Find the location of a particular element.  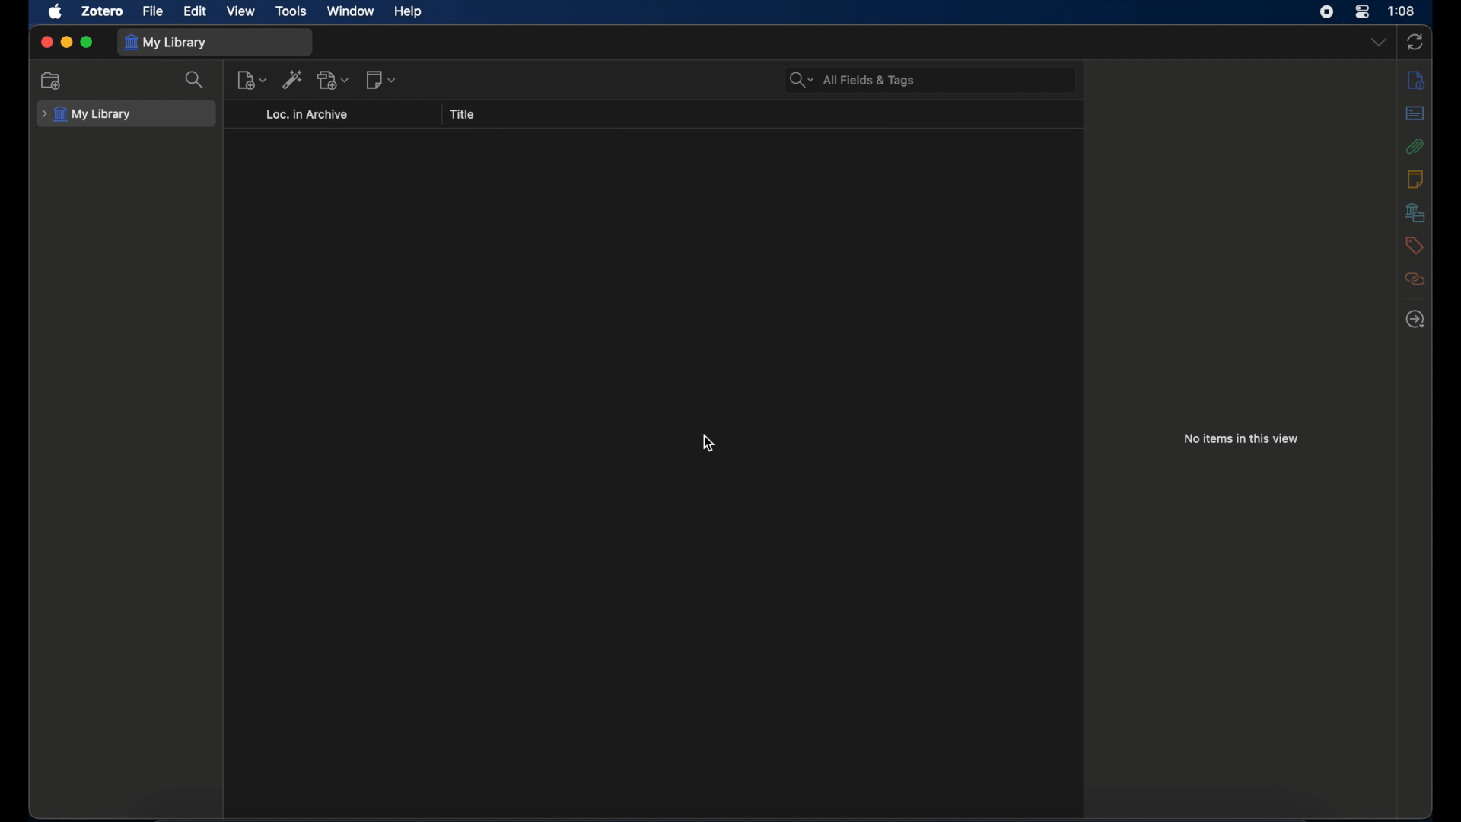

libraries is located at coordinates (1415, 212).